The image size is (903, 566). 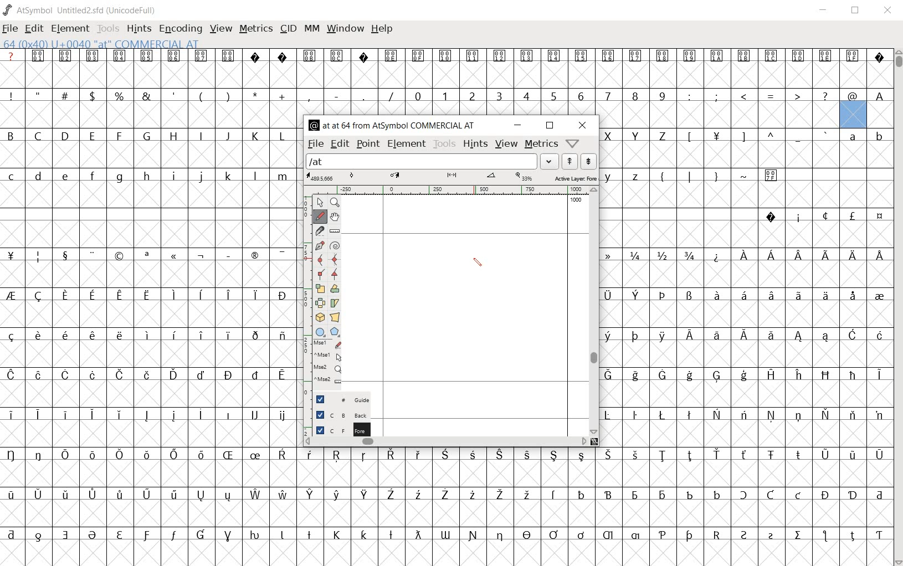 What do you see at coordinates (221, 30) in the screenshot?
I see `VIEW` at bounding box center [221, 30].